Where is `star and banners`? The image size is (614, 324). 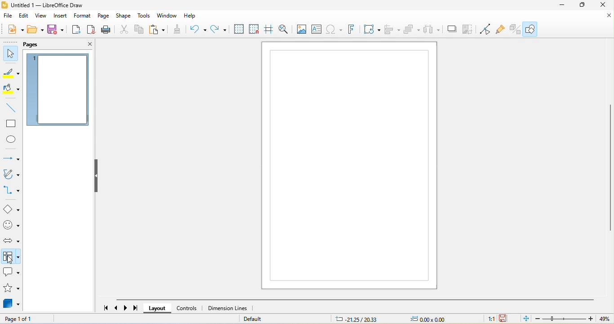
star and banners is located at coordinates (12, 289).